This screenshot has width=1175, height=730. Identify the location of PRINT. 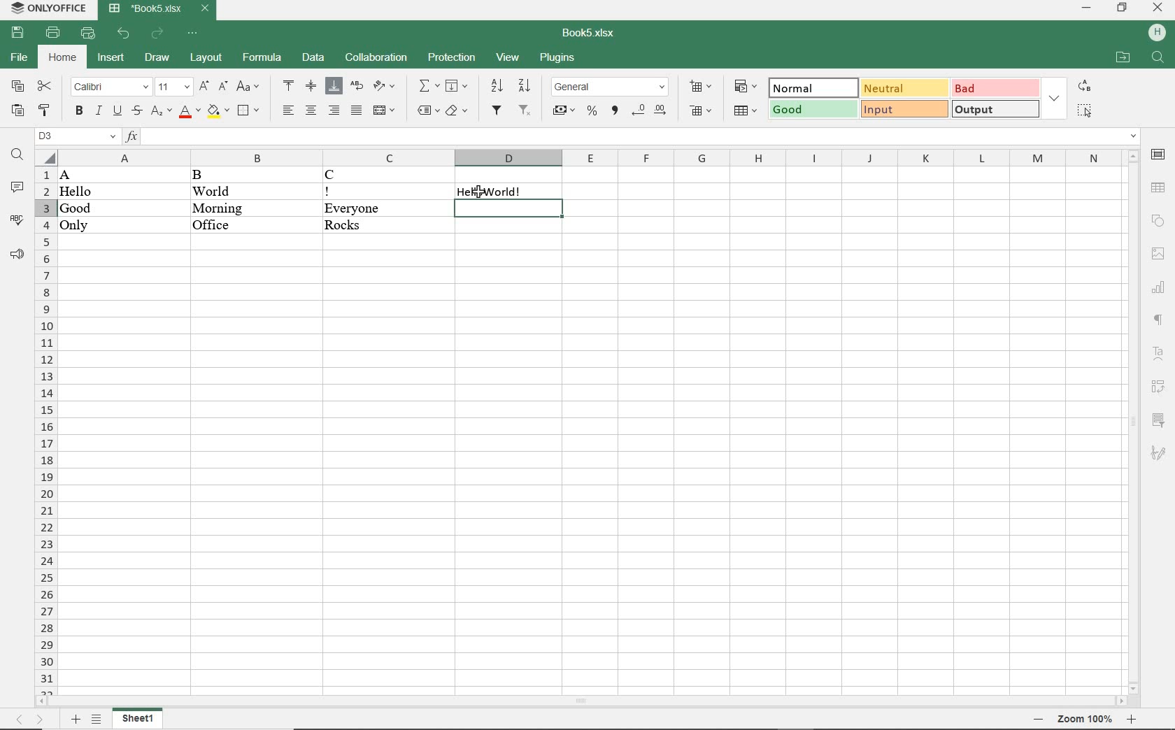
(53, 34).